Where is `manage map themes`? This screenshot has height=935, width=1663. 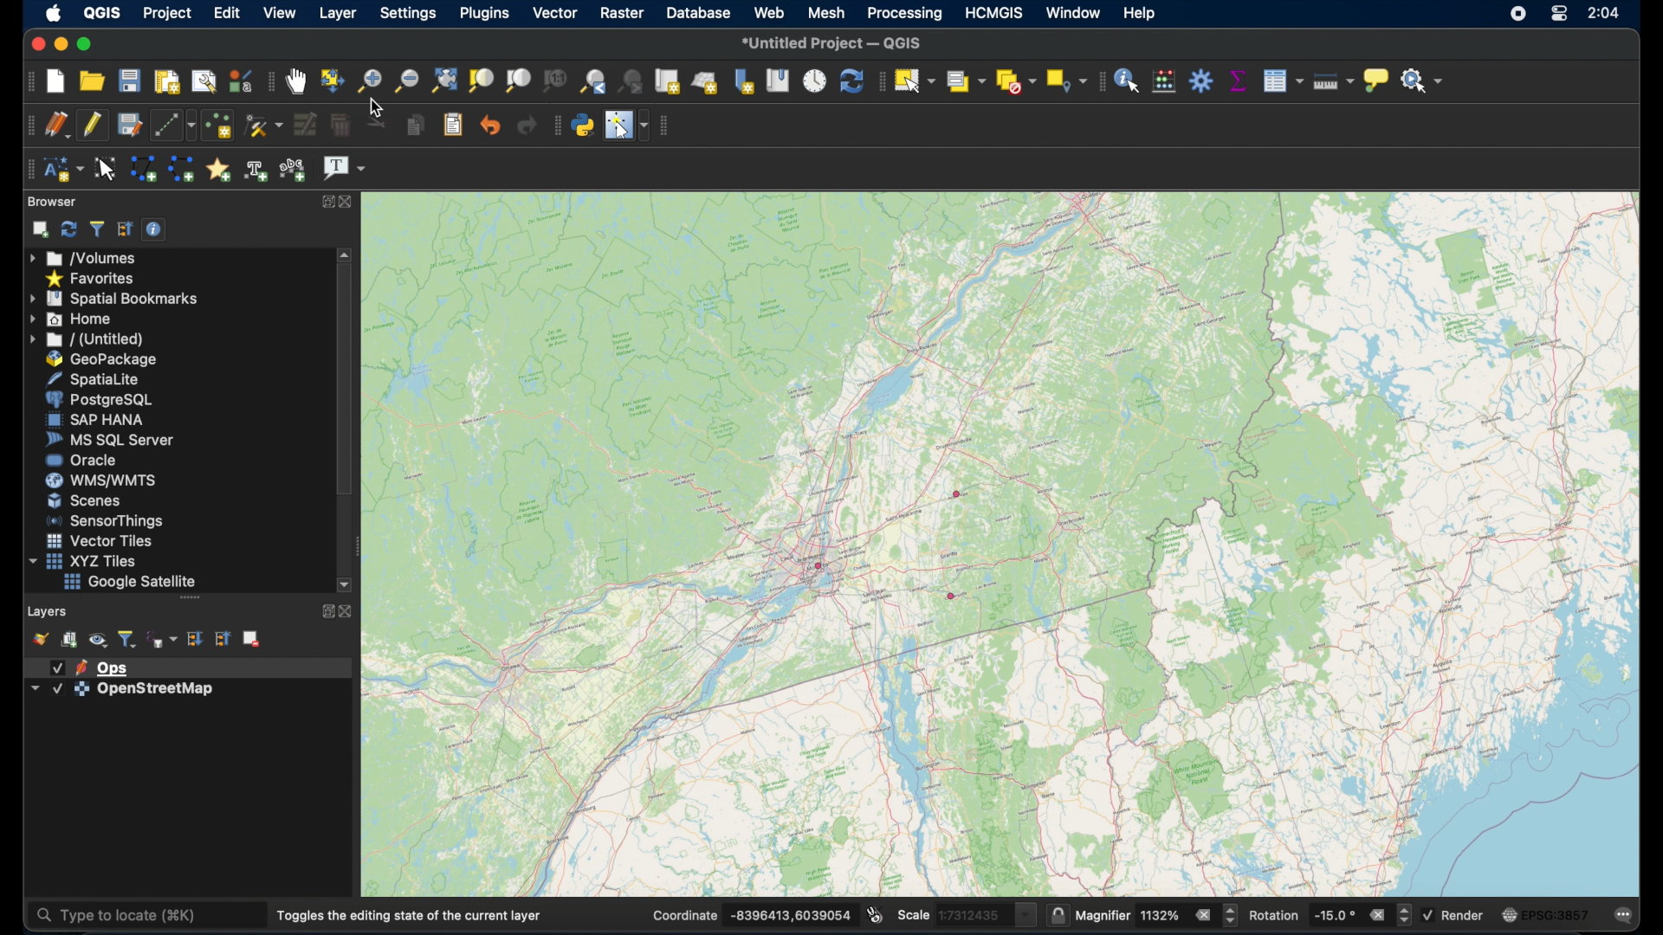
manage map themes is located at coordinates (96, 640).